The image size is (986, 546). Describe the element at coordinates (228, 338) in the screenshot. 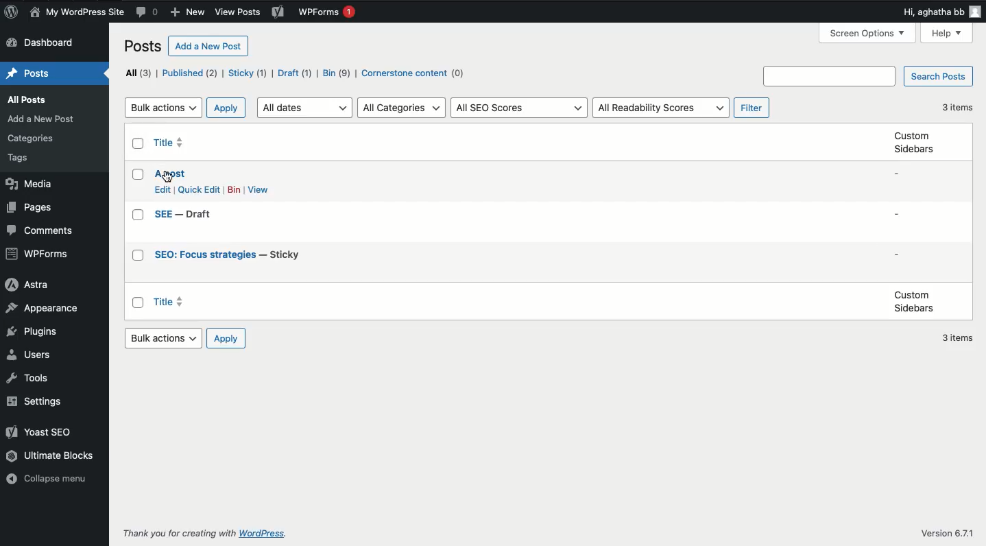

I see `Apply` at that location.